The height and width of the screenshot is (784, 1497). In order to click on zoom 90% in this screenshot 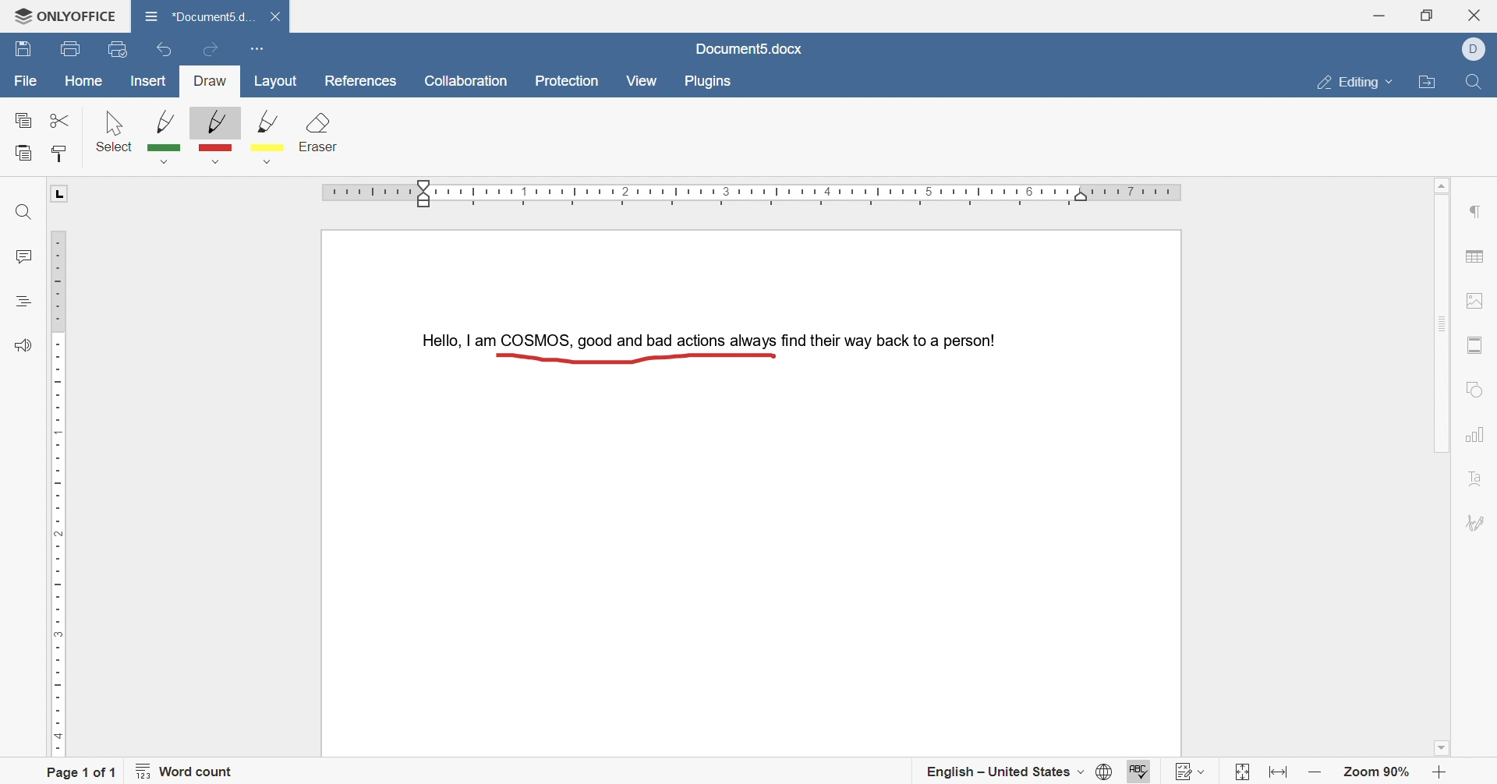, I will do `click(1378, 773)`.